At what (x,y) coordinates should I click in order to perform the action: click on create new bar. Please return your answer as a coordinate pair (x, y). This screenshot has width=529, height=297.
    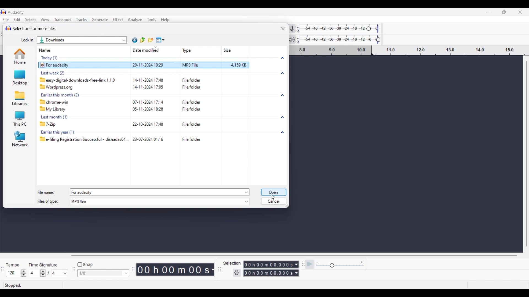
    Looking at the image, I should click on (153, 38).